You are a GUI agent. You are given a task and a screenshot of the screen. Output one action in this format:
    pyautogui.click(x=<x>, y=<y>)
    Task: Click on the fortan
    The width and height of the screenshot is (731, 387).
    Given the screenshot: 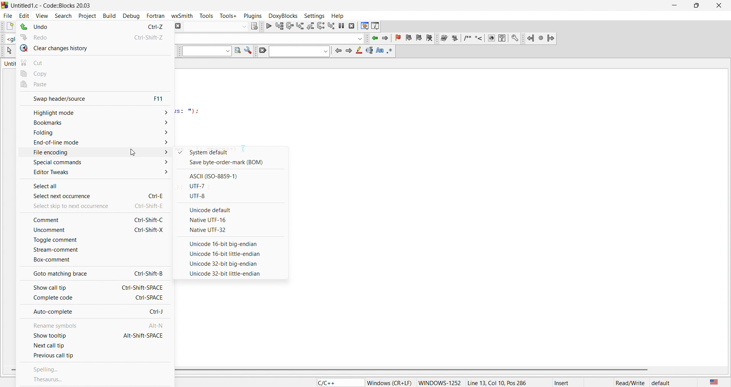 What is the action you would take?
    pyautogui.click(x=157, y=16)
    